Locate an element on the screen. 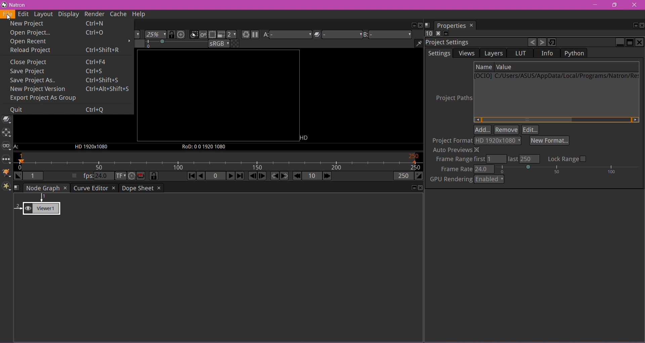 The width and height of the screenshot is (645, 343). Float Pane is located at coordinates (633, 26).